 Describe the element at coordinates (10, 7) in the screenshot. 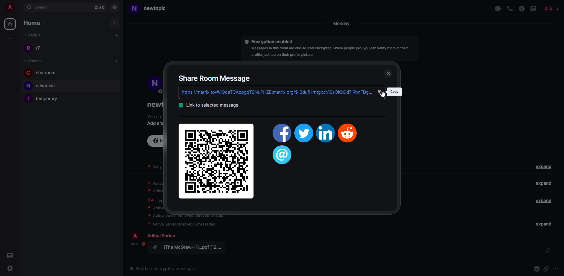

I see `account` at that location.